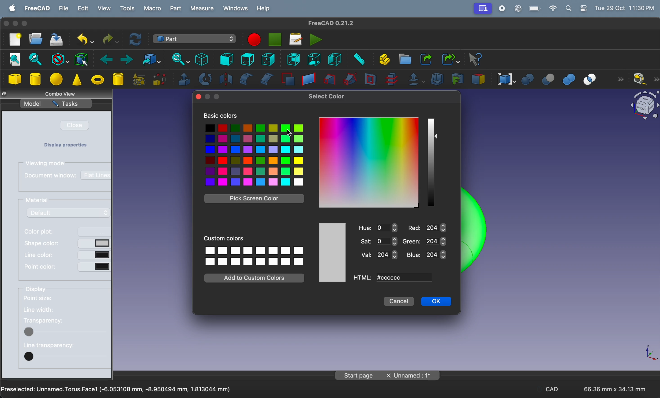 Image resolution: width=660 pixels, height=398 pixels. What do you see at coordinates (124, 59) in the screenshot?
I see `forward ` at bounding box center [124, 59].